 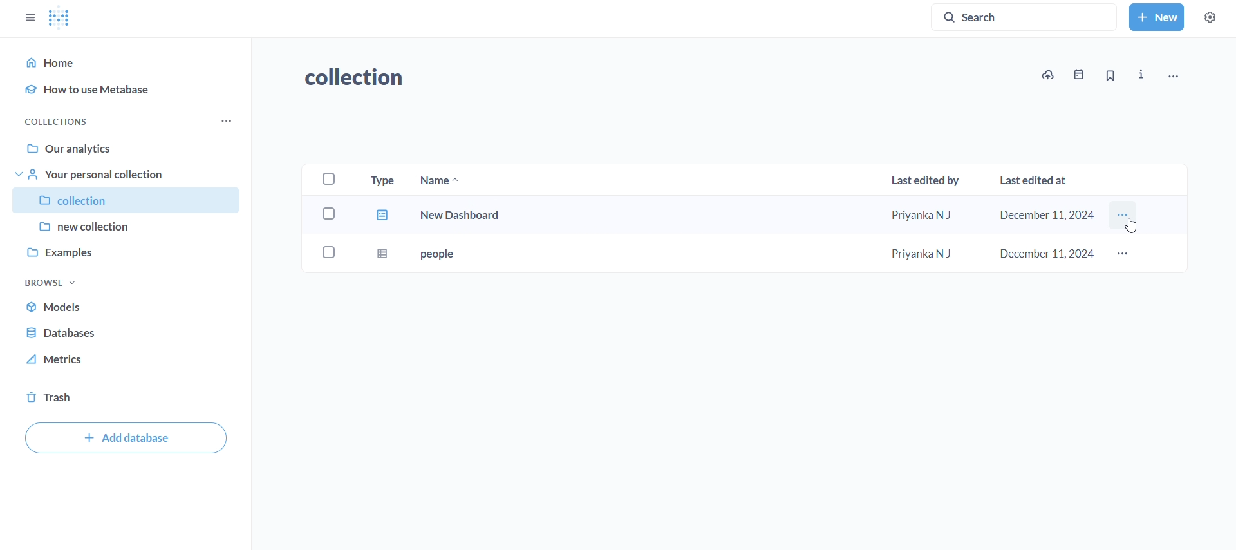 What do you see at coordinates (131, 90) in the screenshot?
I see `how to use metabase` at bounding box center [131, 90].